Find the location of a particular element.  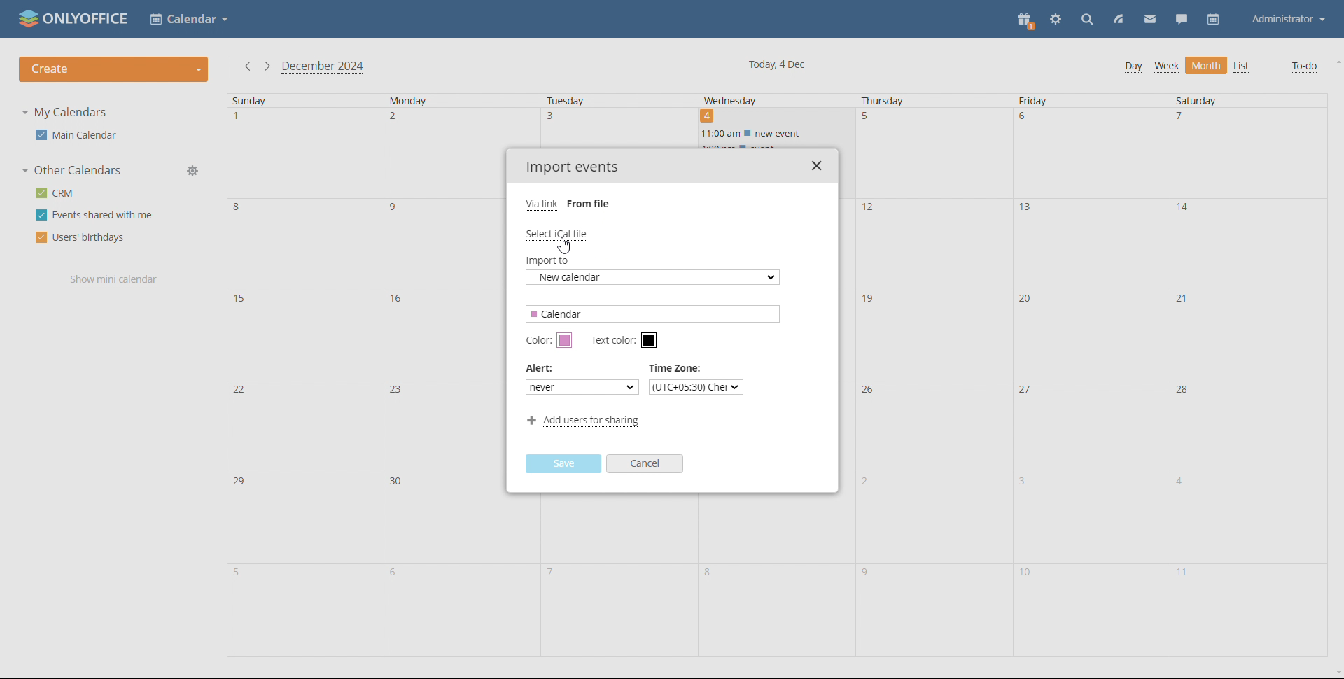

close is located at coordinates (816, 165).